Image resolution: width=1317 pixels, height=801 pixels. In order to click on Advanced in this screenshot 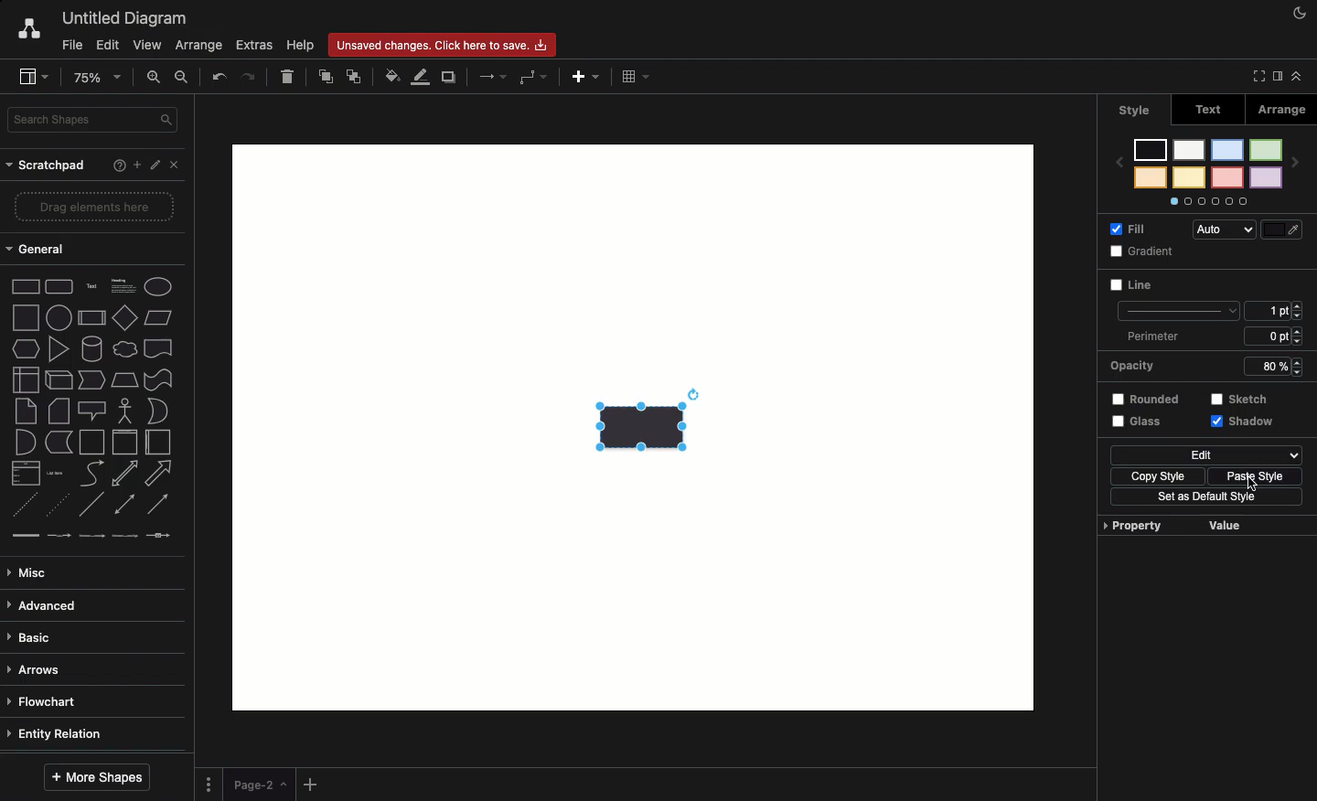, I will do `click(51, 605)`.